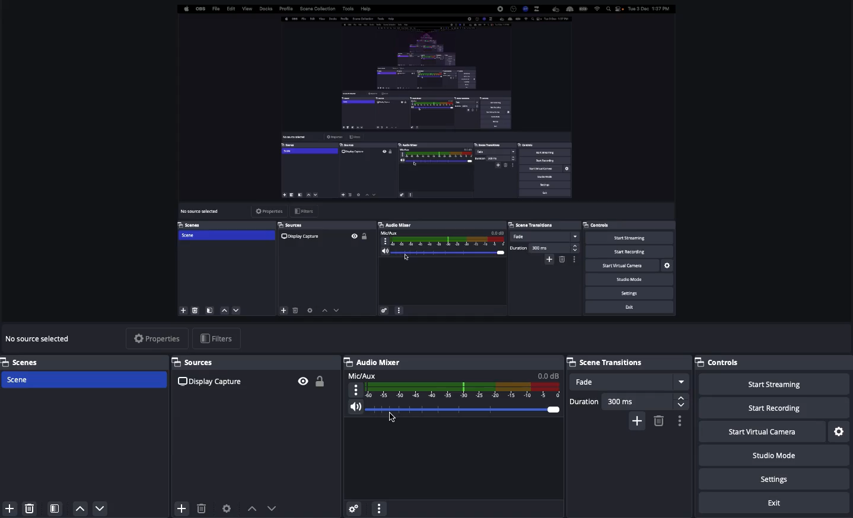  I want to click on Delete, so click(30, 506).